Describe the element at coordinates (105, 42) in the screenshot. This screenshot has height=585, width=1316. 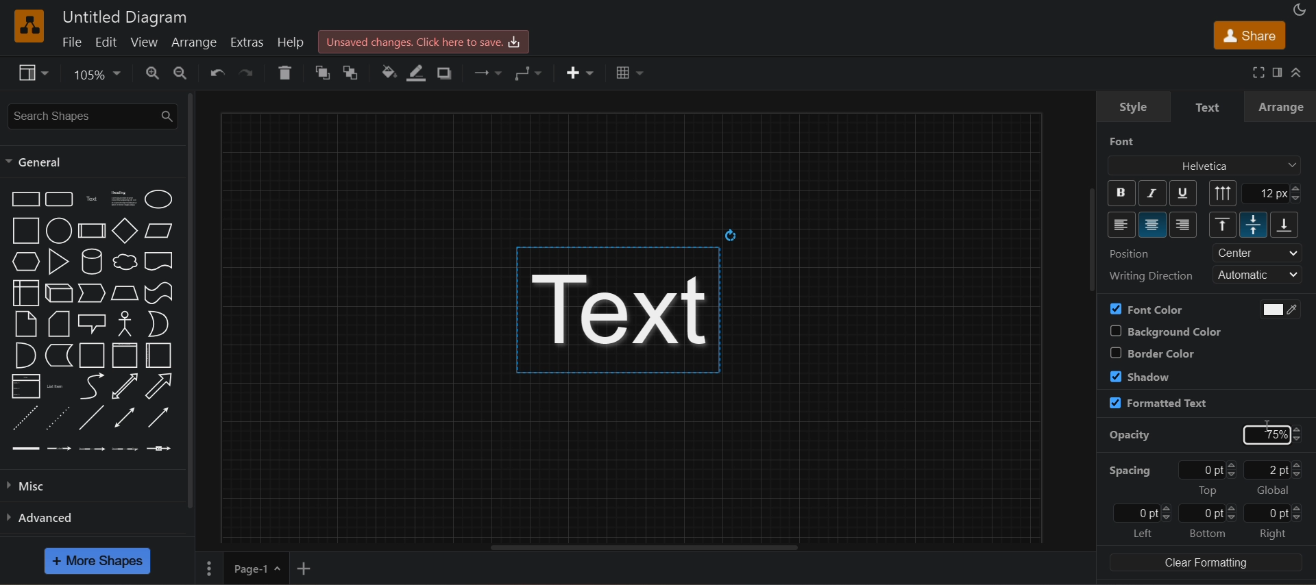
I see `edit` at that location.